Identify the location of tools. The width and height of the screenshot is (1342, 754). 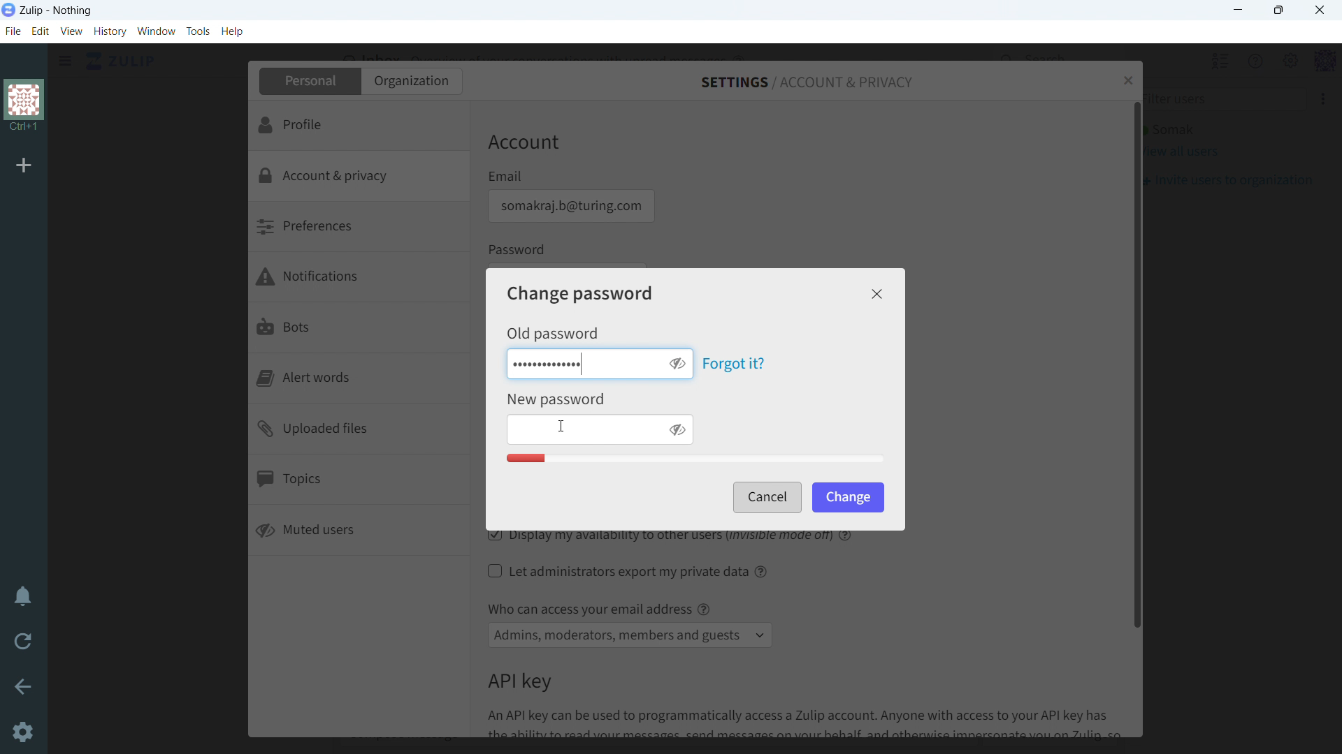
(199, 31).